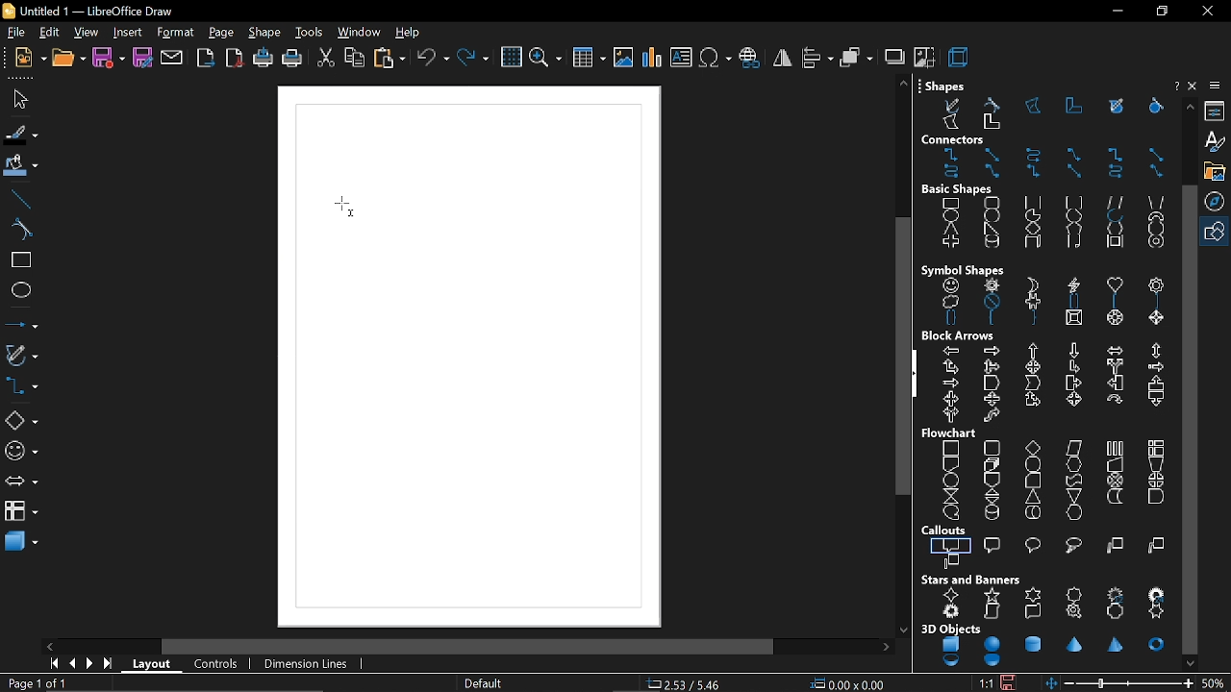 This screenshot has width=1231, height=692. Describe the element at coordinates (360, 33) in the screenshot. I see `window` at that location.